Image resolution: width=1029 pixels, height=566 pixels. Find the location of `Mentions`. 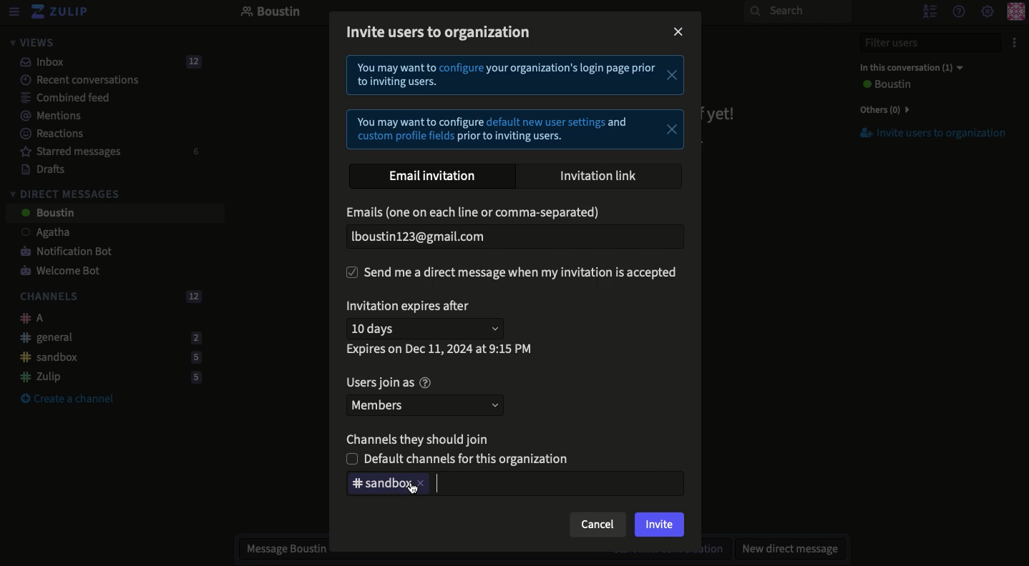

Mentions is located at coordinates (46, 116).